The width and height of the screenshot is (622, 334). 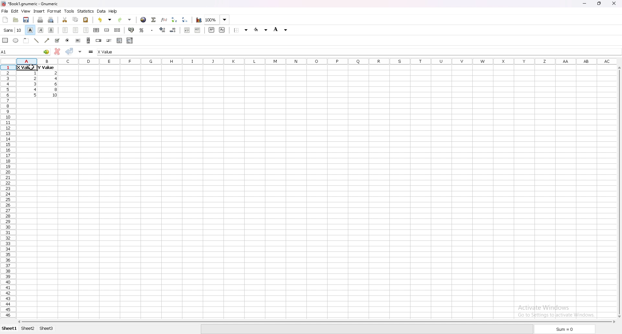 I want to click on file name, so click(x=30, y=4).